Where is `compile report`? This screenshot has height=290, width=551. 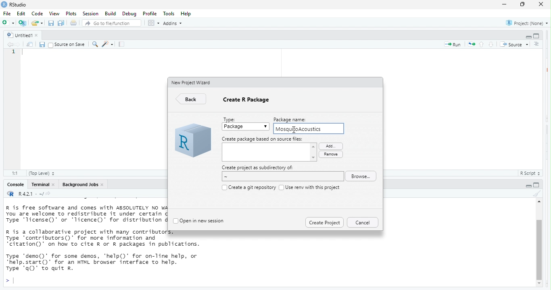 compile report is located at coordinates (123, 45).